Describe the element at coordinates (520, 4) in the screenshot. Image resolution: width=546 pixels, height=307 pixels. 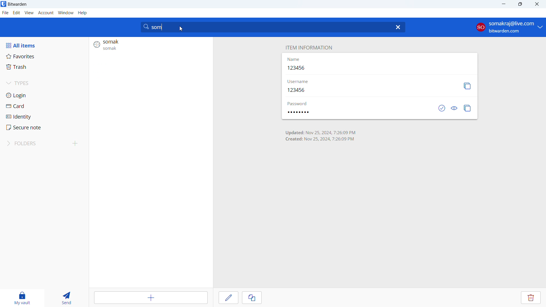
I see `maximize` at that location.